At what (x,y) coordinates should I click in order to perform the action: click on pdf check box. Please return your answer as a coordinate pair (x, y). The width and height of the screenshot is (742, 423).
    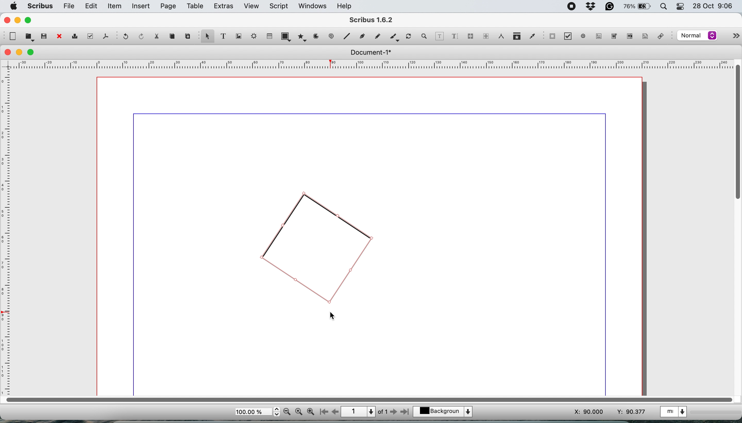
    Looking at the image, I should click on (568, 36).